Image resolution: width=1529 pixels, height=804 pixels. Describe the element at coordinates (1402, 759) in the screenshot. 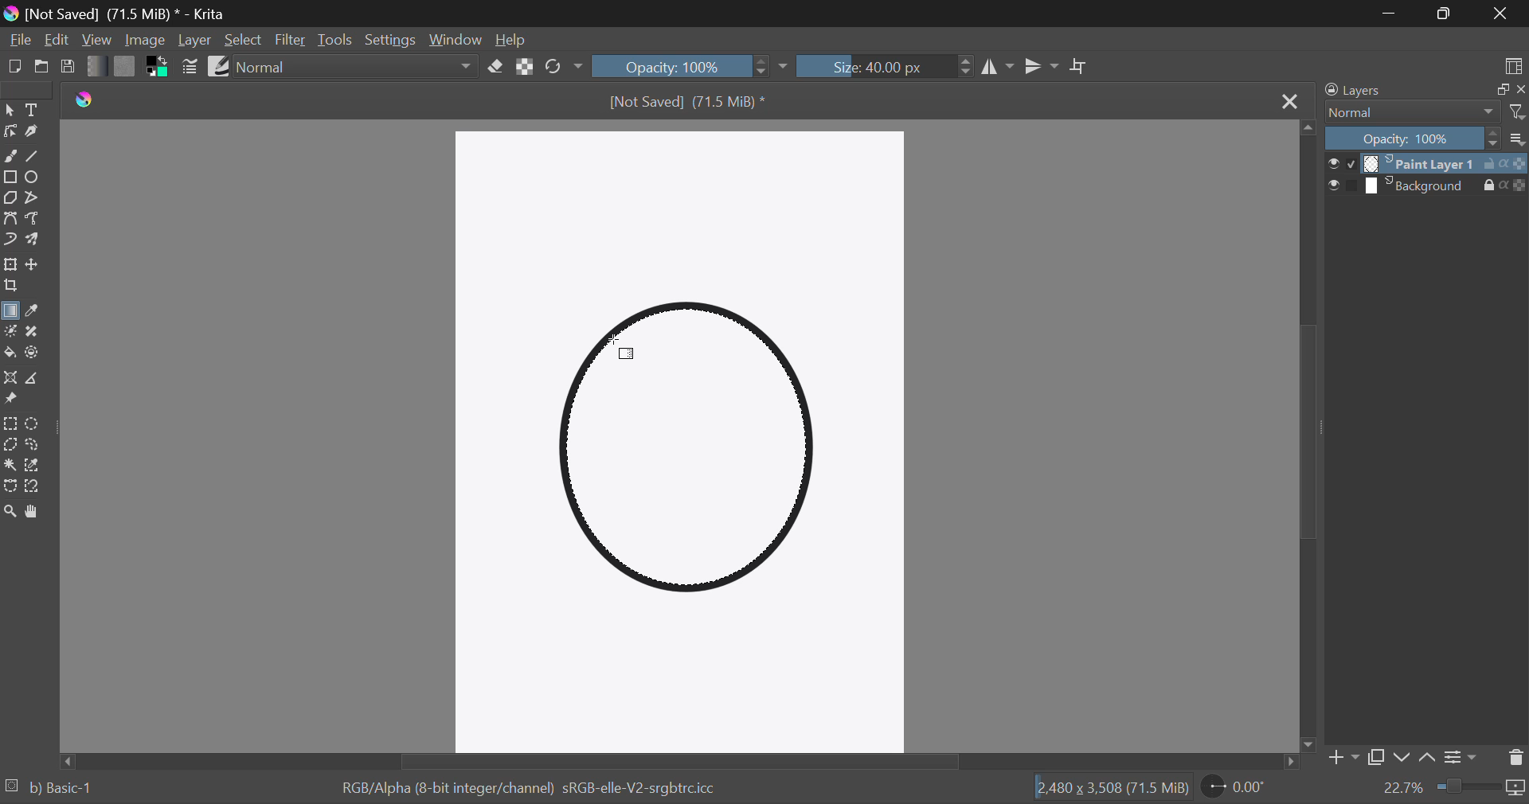

I see `Move layer down` at that location.